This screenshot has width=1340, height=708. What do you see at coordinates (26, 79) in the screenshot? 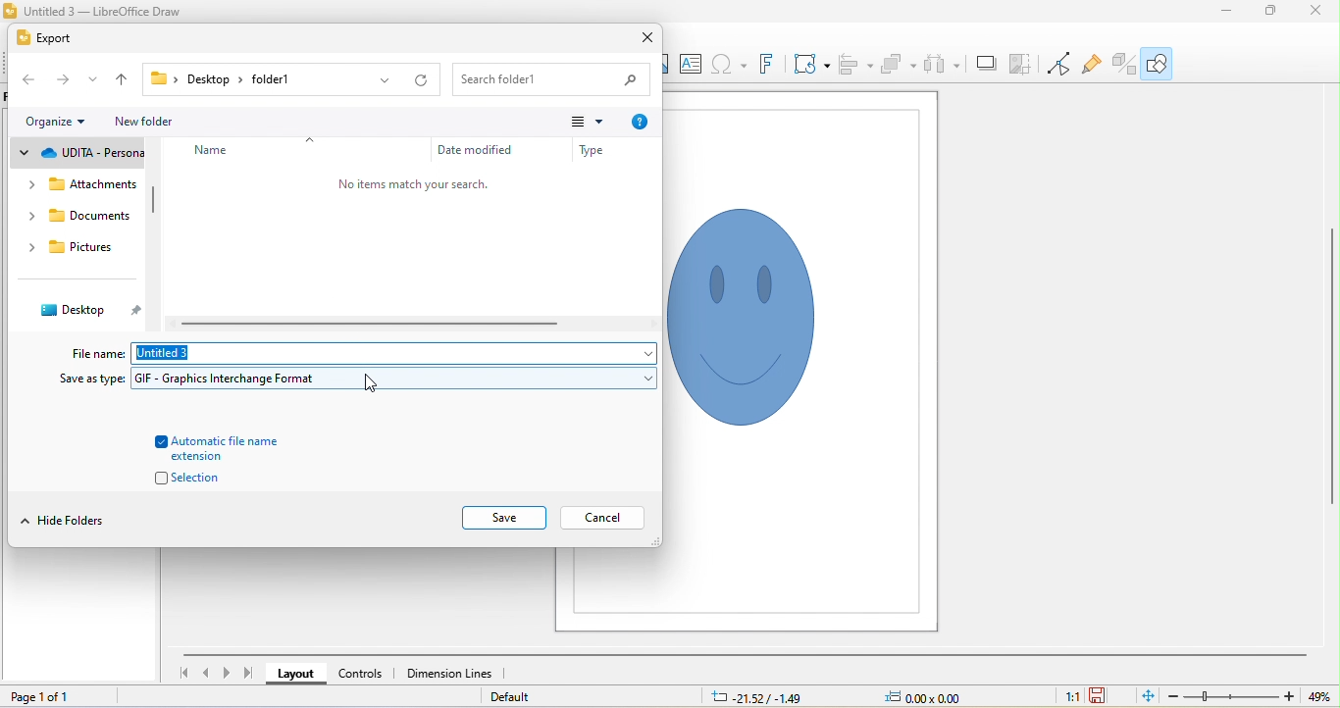
I see `back` at bounding box center [26, 79].